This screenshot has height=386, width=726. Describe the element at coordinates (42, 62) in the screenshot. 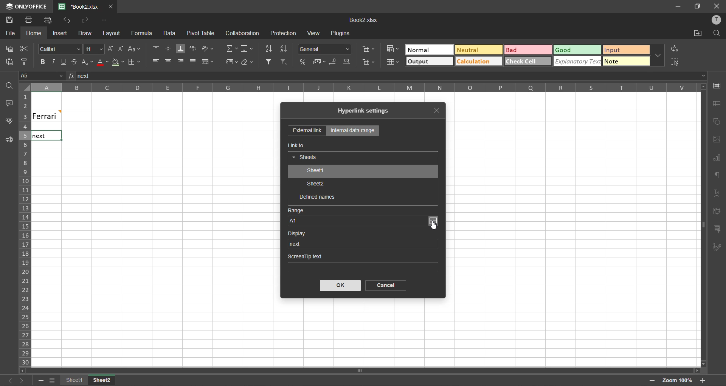

I see `bold` at that location.